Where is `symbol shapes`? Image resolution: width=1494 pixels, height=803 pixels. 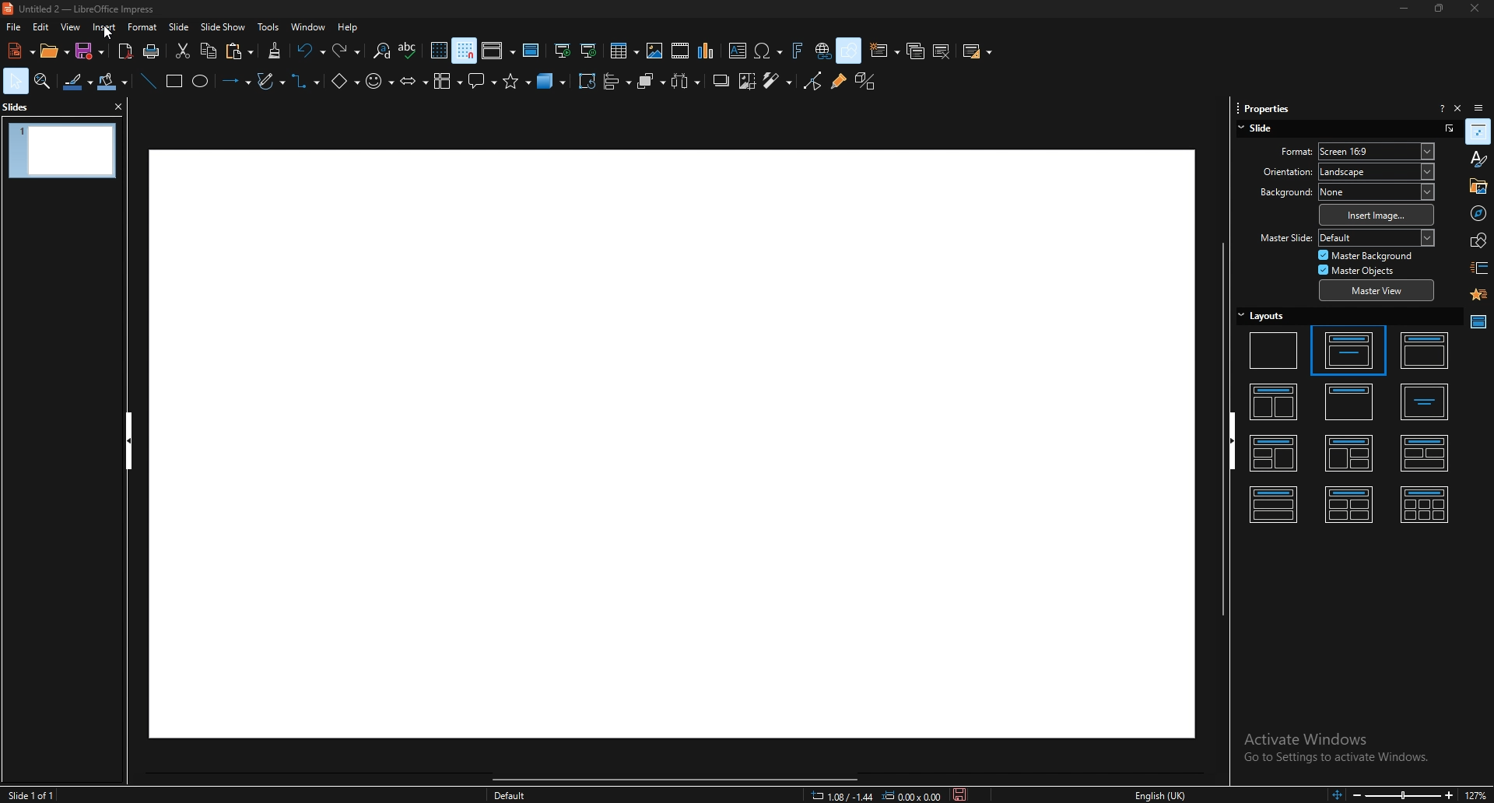
symbol shapes is located at coordinates (381, 82).